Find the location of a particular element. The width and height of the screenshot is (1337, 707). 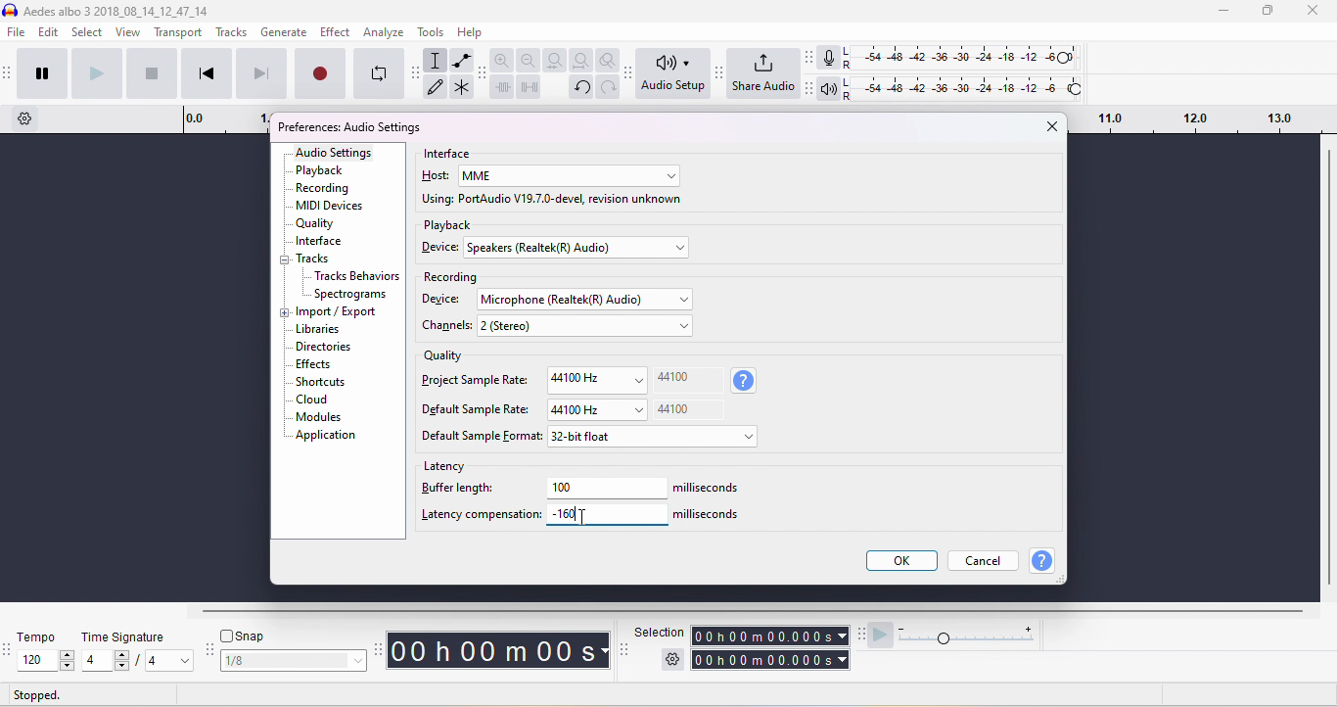

maximize is located at coordinates (1267, 11).